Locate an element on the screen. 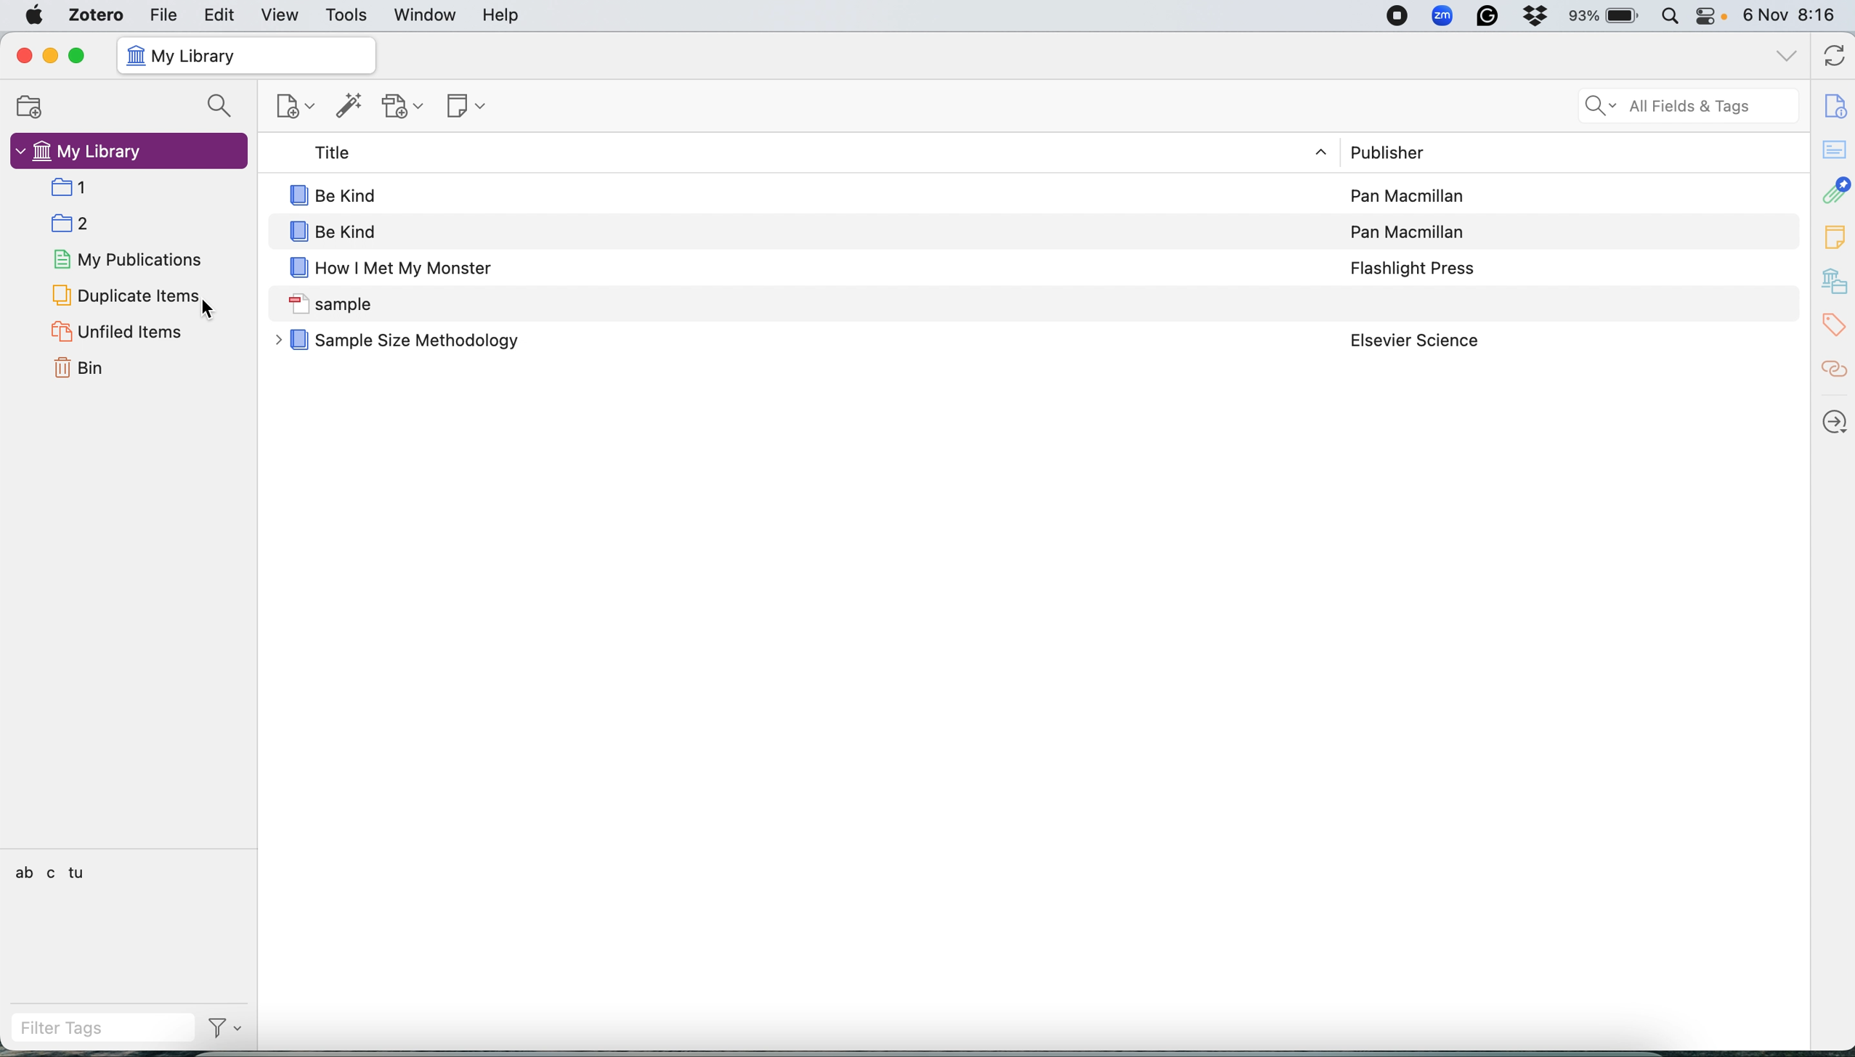  add a new item is located at coordinates (289, 106).